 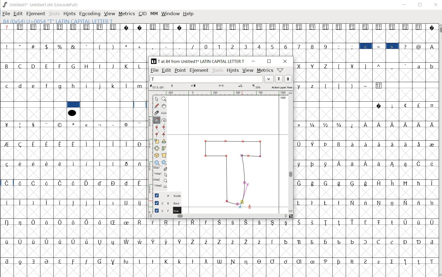 I want to click on Symbol, so click(x=259, y=222).